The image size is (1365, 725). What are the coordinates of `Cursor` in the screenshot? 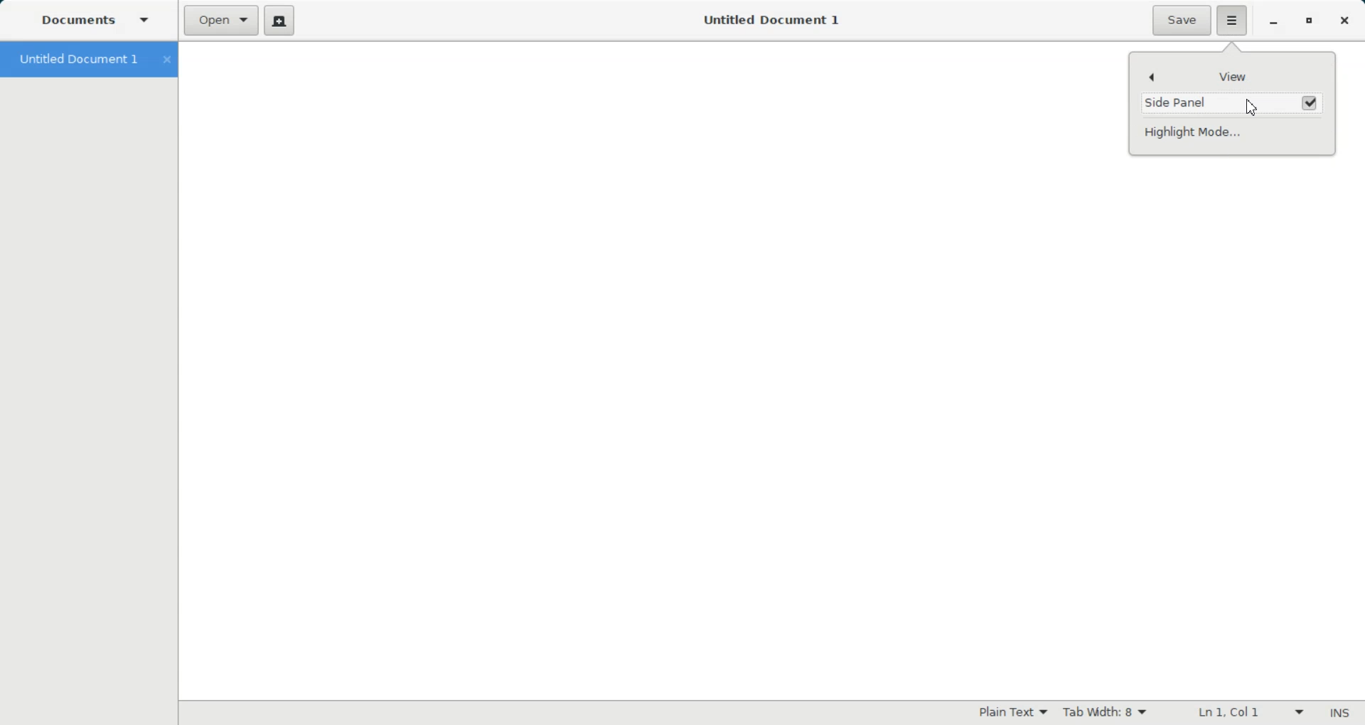 It's located at (1251, 106).